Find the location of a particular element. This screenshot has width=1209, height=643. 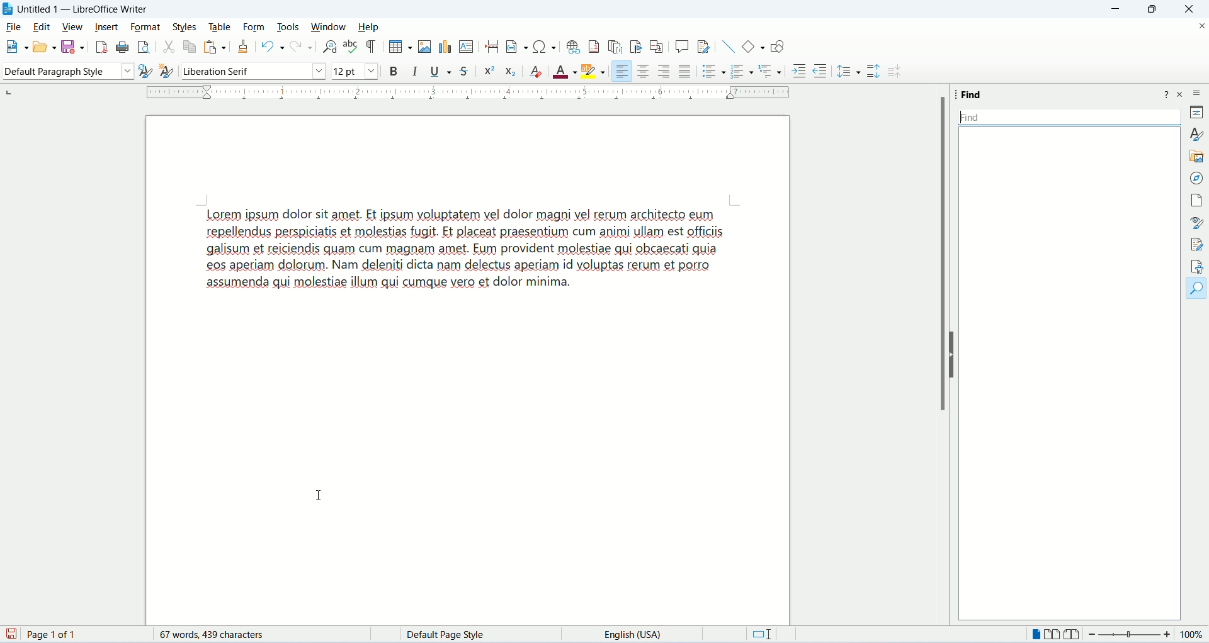

style is located at coordinates (1195, 134).